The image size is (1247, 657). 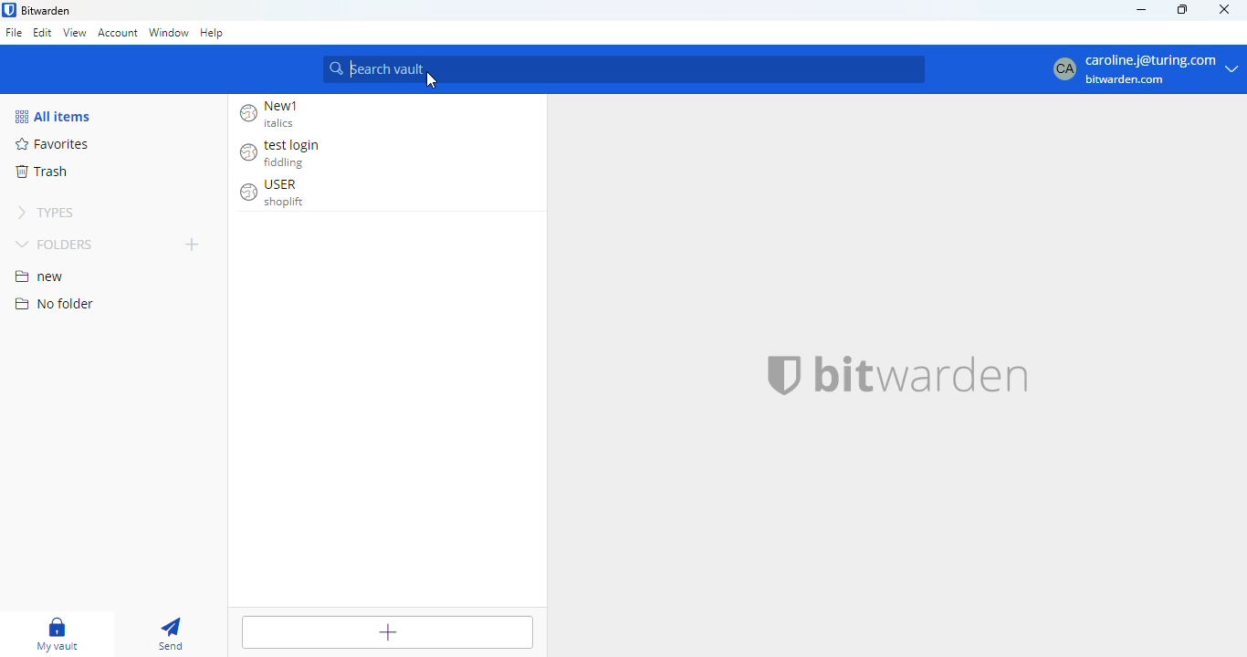 What do you see at coordinates (278, 193) in the screenshot?
I see `USER   shoplift` at bounding box center [278, 193].